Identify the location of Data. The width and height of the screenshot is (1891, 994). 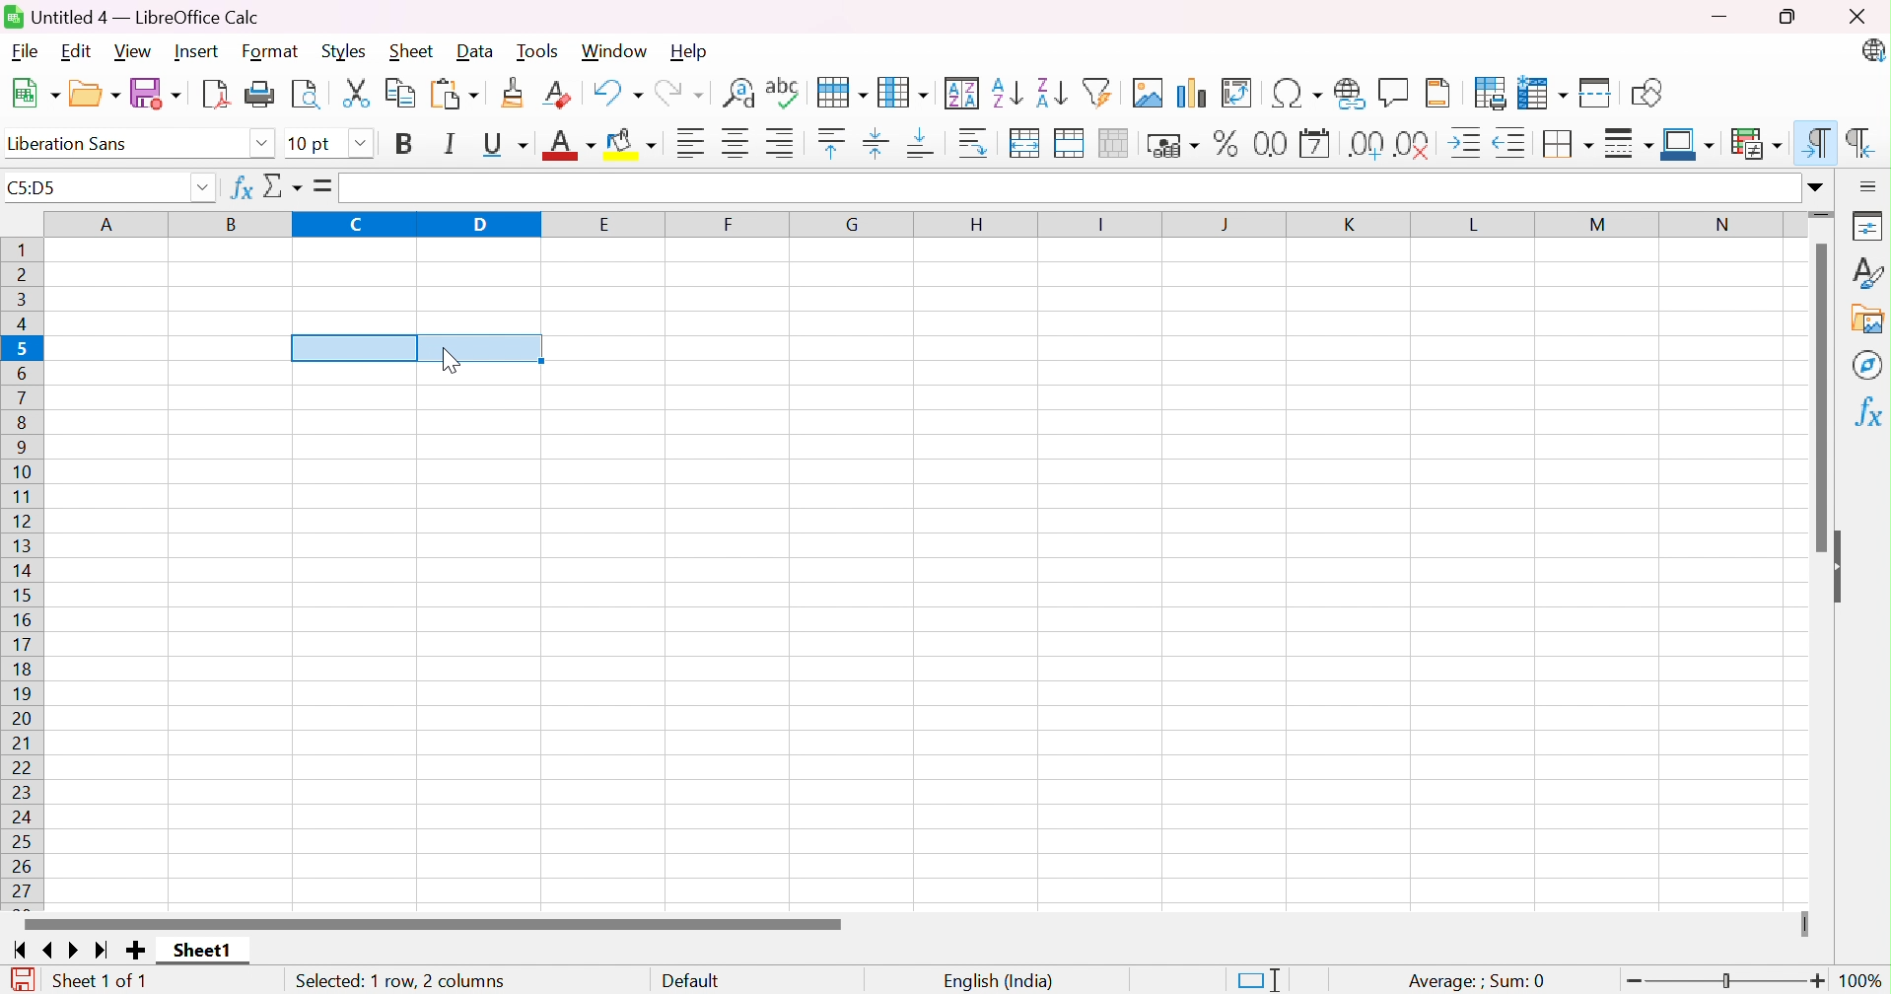
(478, 50).